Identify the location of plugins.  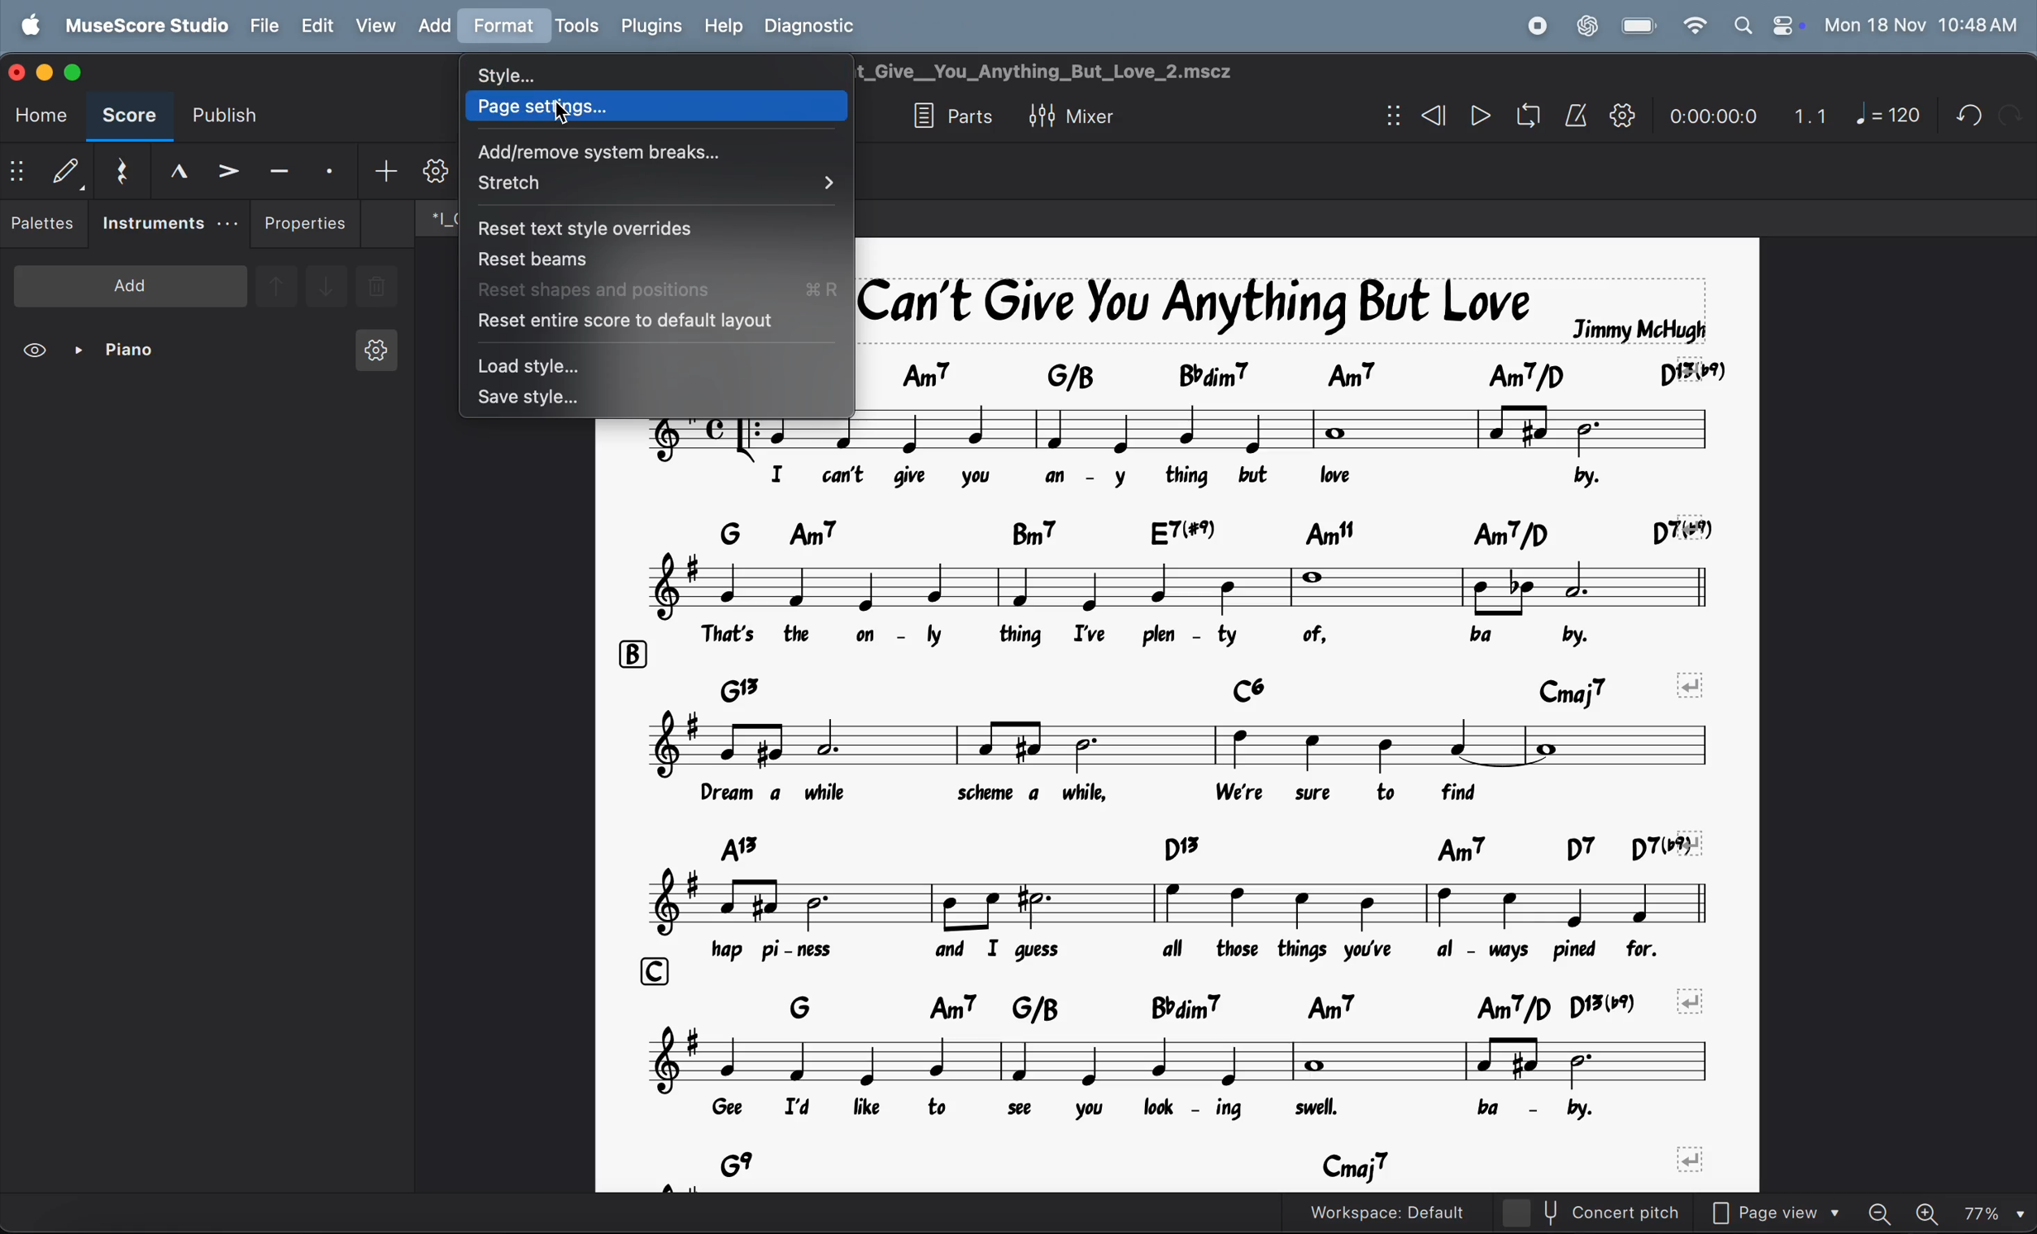
(648, 26).